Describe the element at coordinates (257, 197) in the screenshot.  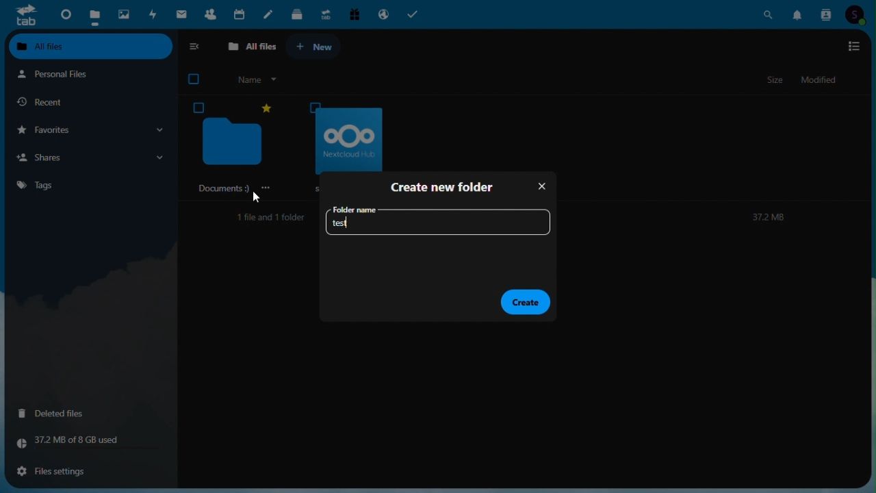
I see `cursor` at that location.